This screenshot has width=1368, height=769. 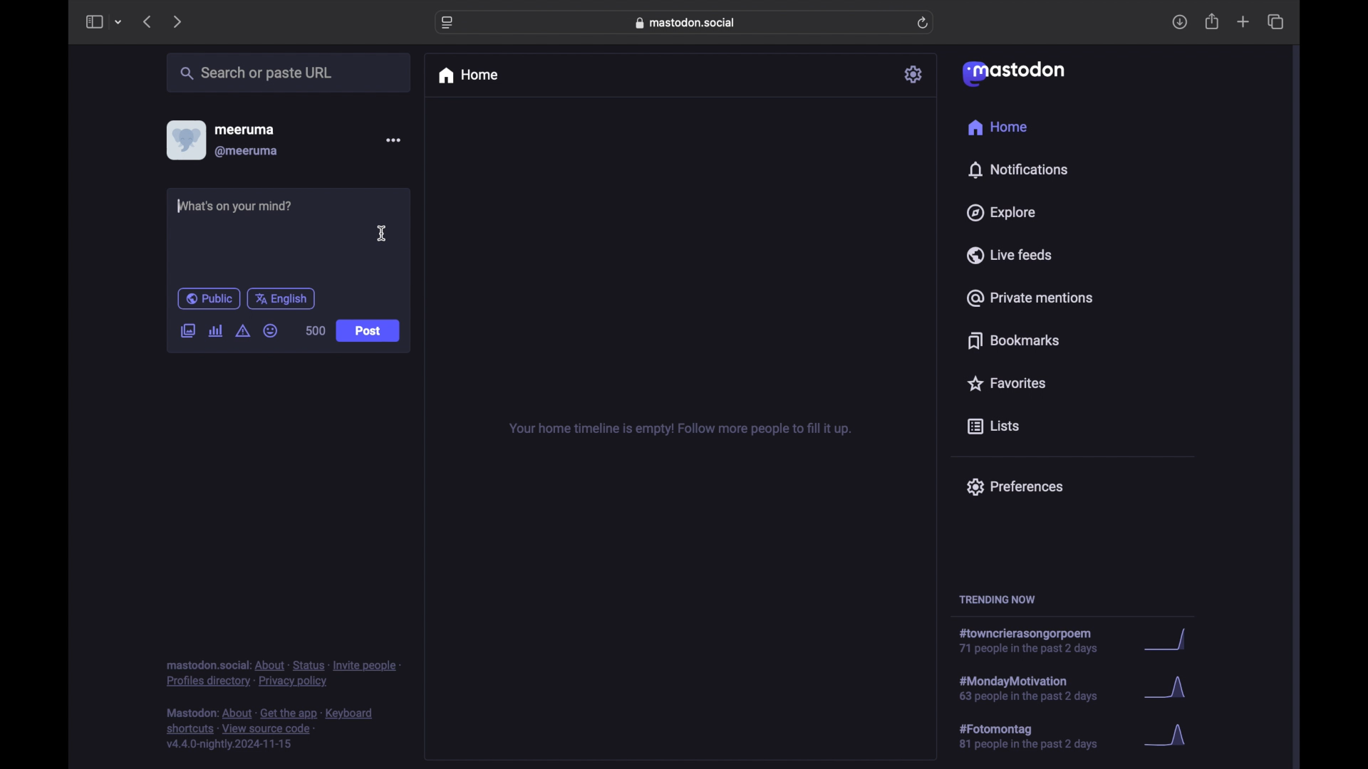 I want to click on footnote, so click(x=283, y=674).